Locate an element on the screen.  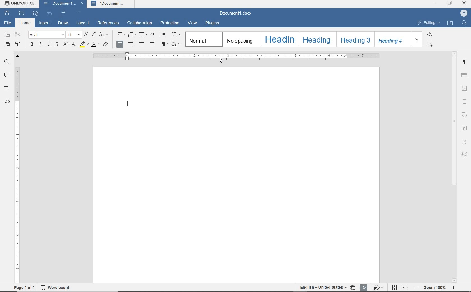
FIT TO WIDTH is located at coordinates (406, 288).